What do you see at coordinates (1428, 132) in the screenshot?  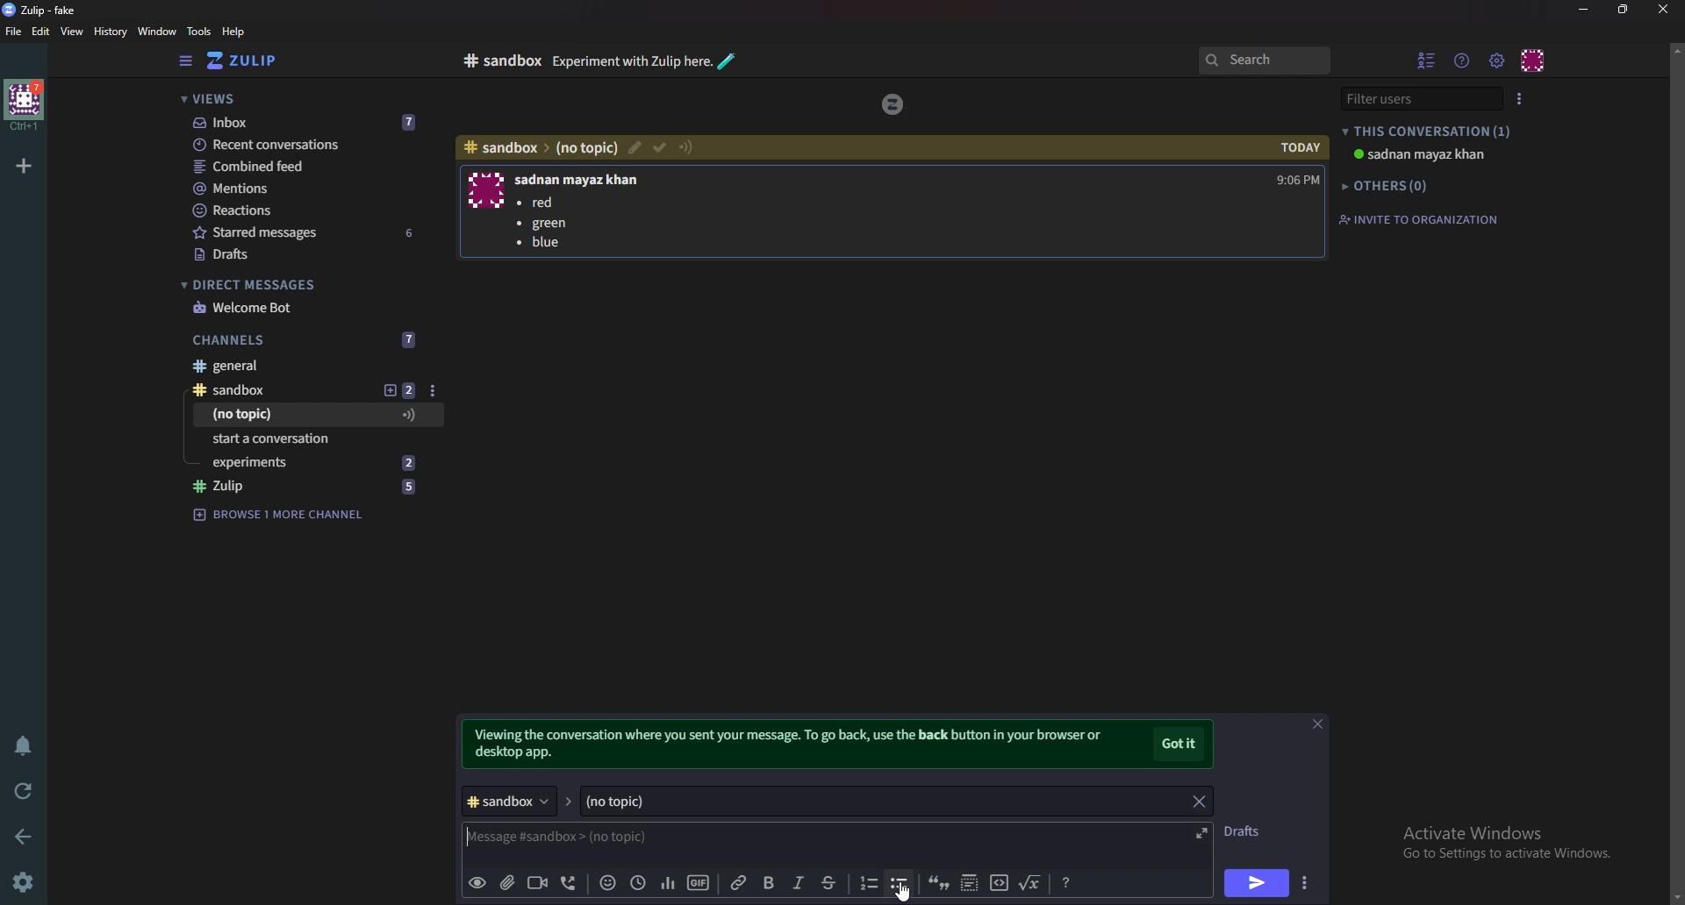 I see `This conversation` at bounding box center [1428, 132].